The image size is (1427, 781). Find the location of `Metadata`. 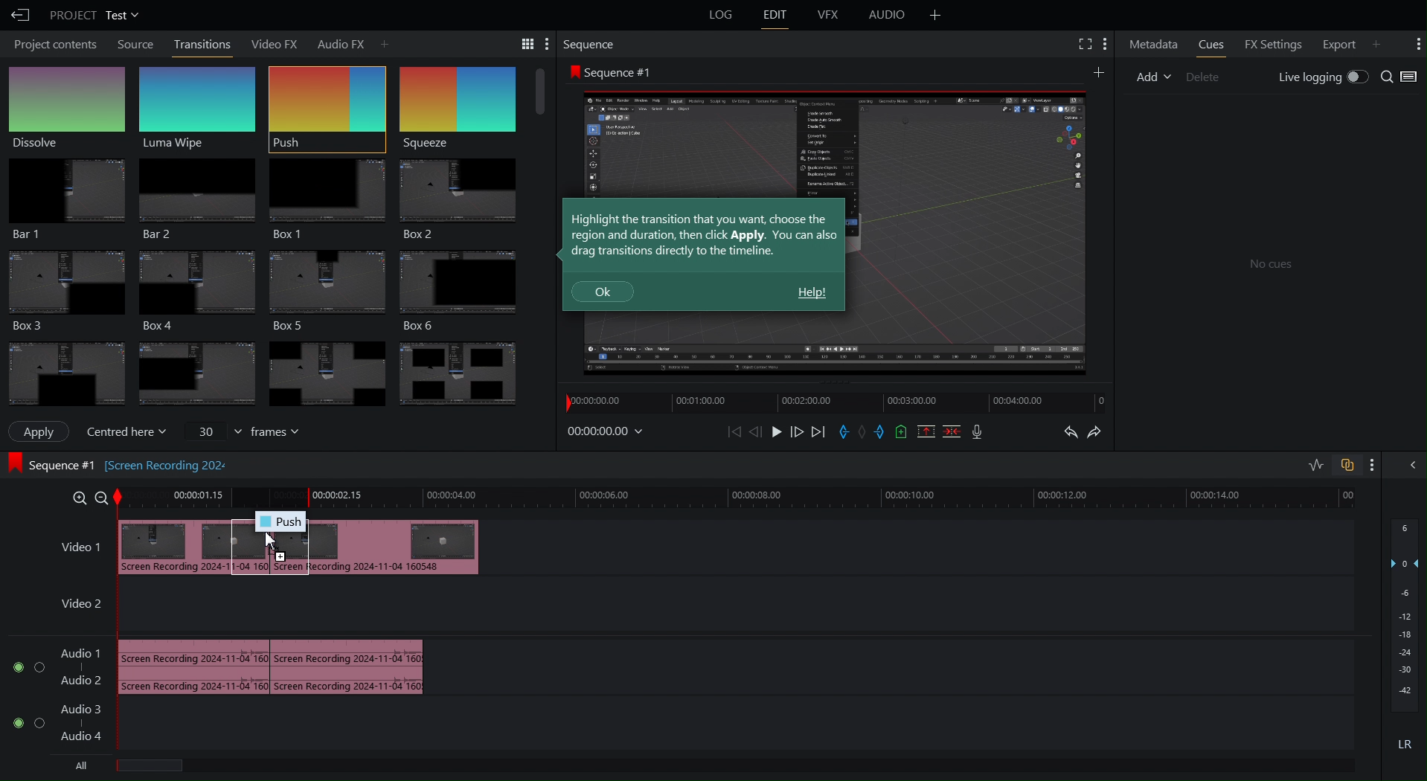

Metadata is located at coordinates (1152, 44).